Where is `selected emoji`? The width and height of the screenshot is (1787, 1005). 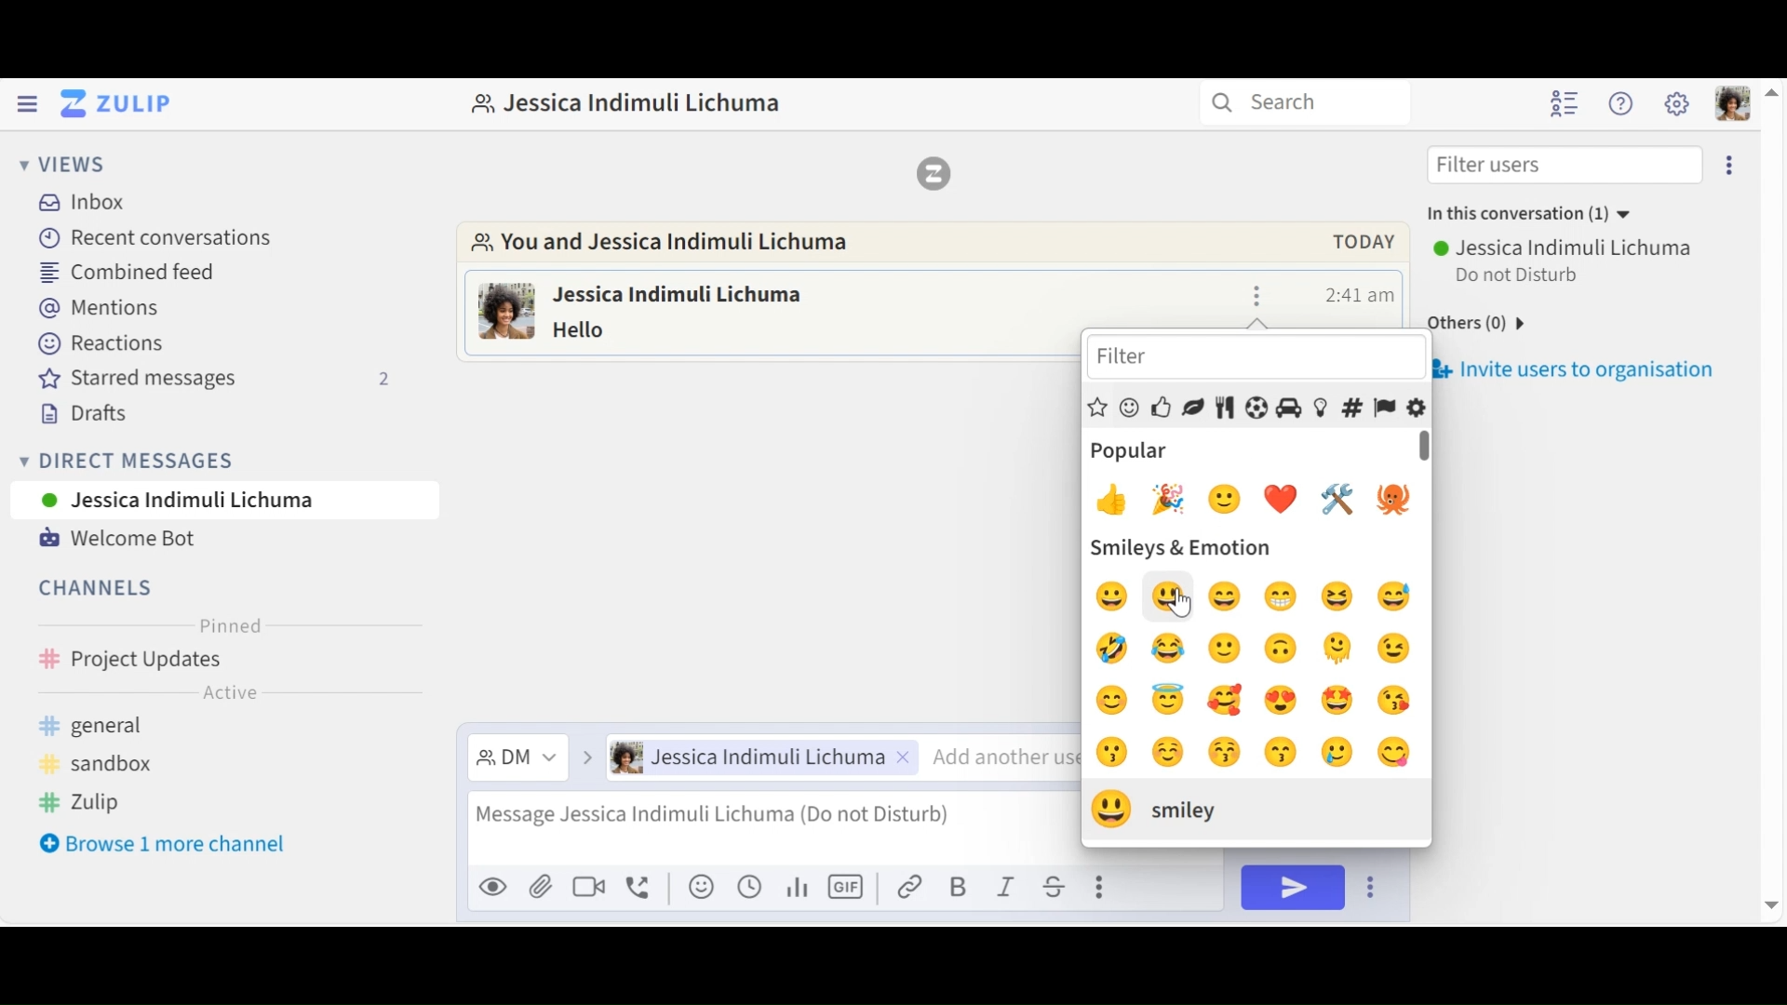
selected emoji is located at coordinates (1152, 807).